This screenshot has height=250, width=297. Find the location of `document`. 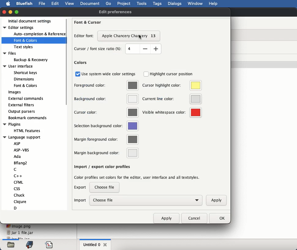

document is located at coordinates (90, 4).